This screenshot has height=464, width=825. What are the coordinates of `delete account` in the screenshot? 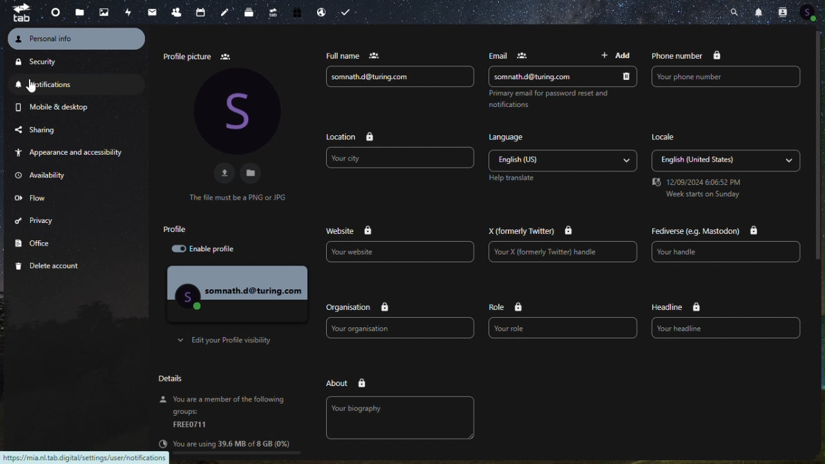 It's located at (58, 266).